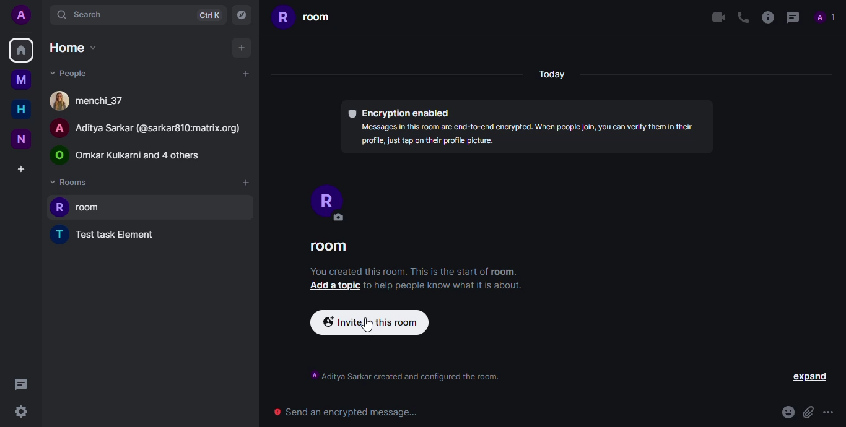 This screenshot has width=846, height=427. I want to click on Rooms, so click(71, 182).